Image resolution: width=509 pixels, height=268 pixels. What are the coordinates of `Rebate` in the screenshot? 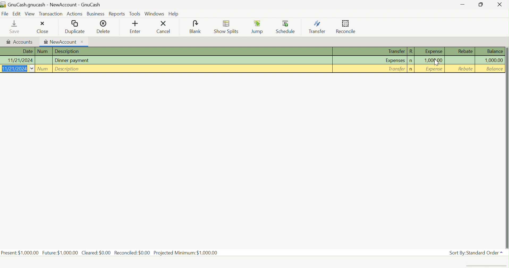 It's located at (466, 69).